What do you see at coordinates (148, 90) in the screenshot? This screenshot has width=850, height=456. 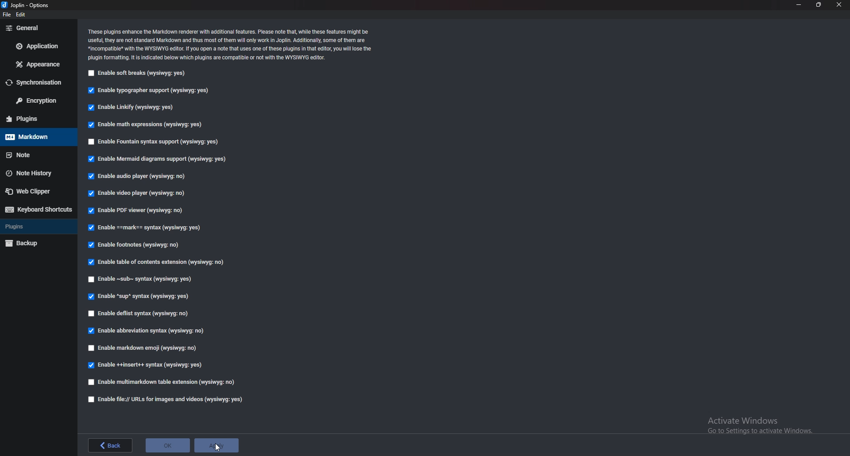 I see `enable typographer support` at bounding box center [148, 90].